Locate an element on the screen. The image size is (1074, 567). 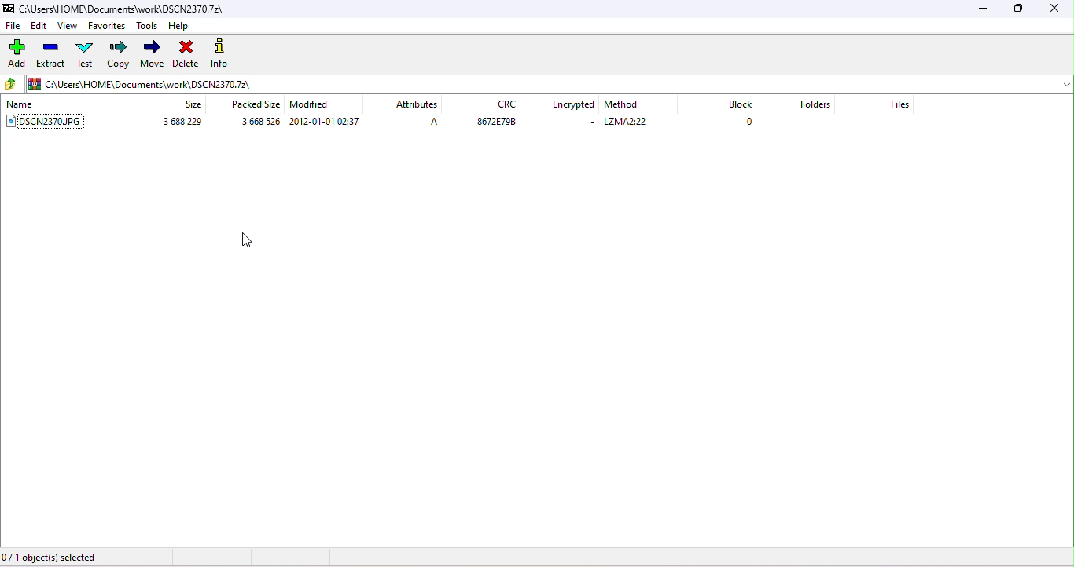
test is located at coordinates (85, 56).